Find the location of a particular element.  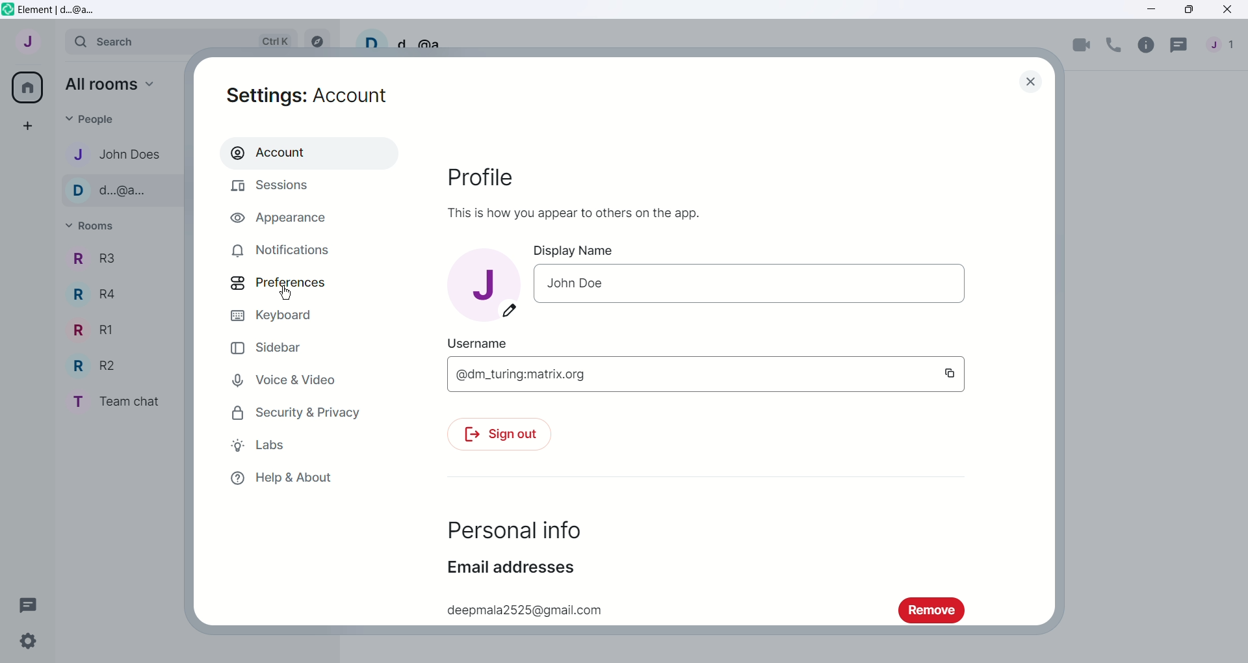

R1 - Room Name is located at coordinates (96, 330).